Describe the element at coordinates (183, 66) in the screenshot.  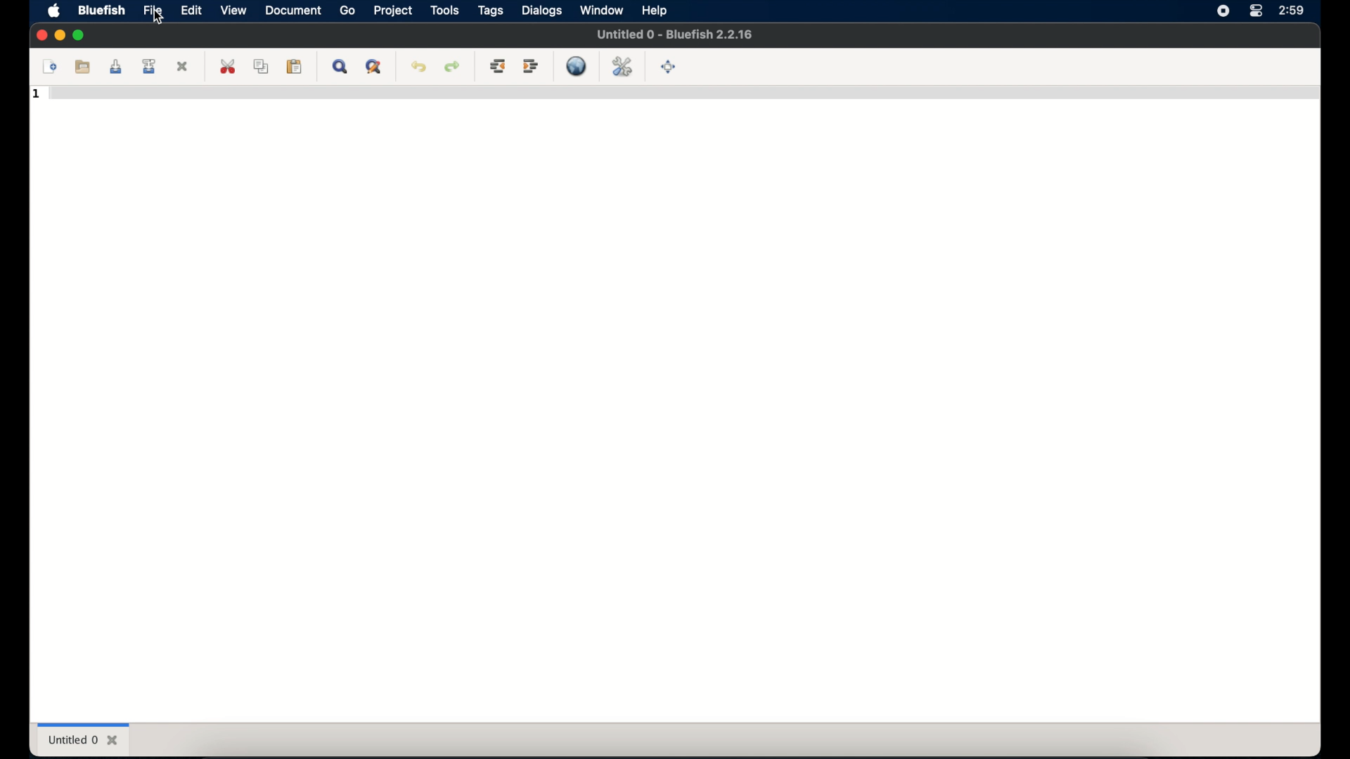
I see `close current file` at that location.